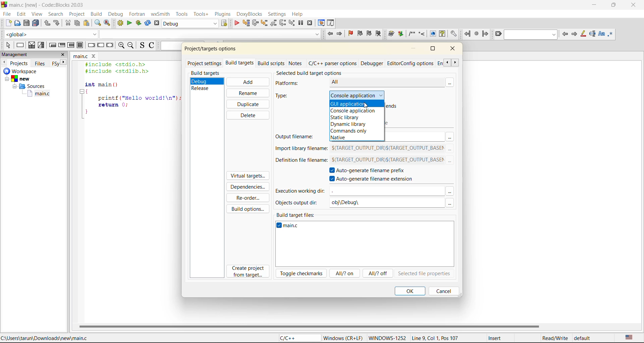  I want to click on $(TARGET_OUTPUT_DIR)$(TARGET_OUTPUT_BASEM, so click(393, 159).